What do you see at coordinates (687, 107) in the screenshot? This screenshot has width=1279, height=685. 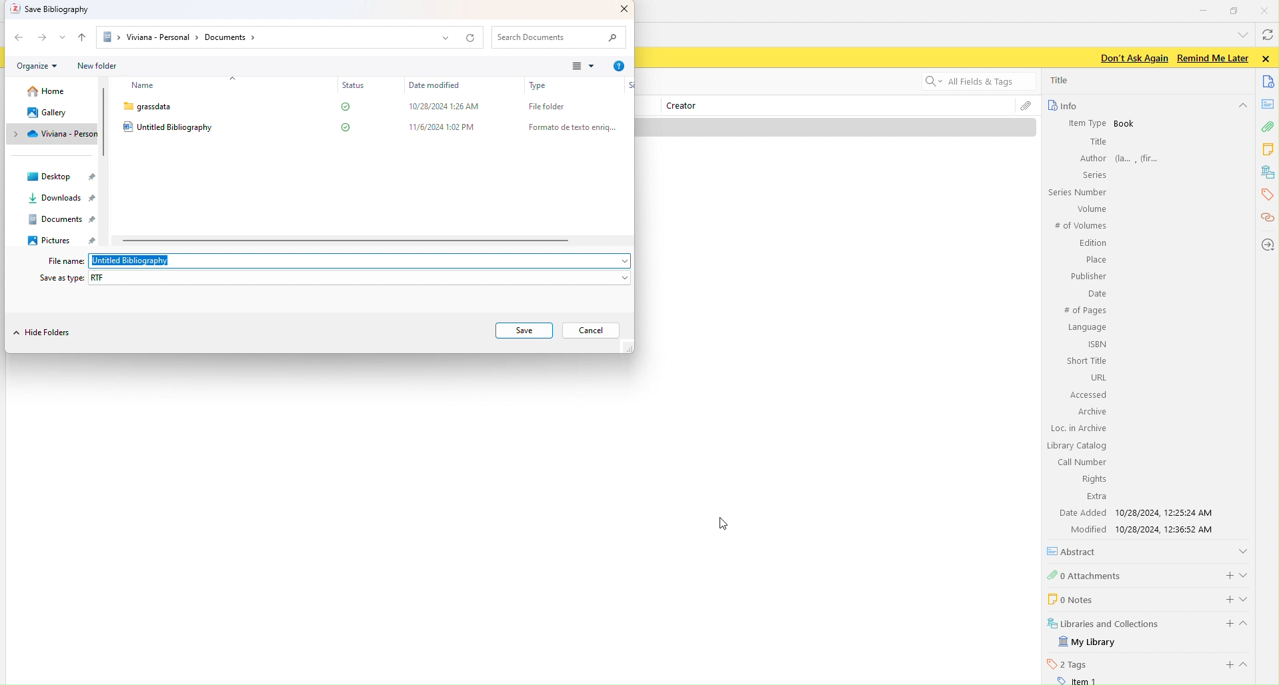 I see `Creator` at bounding box center [687, 107].